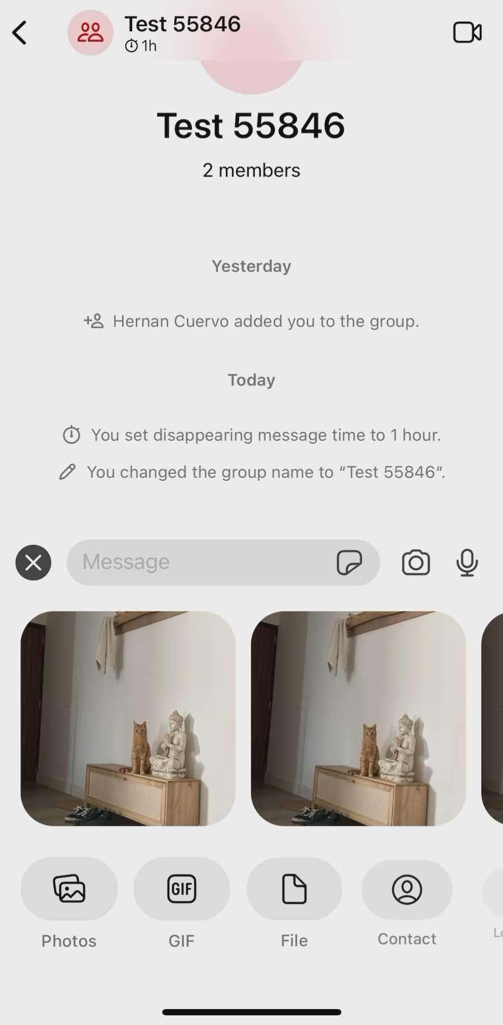  Describe the element at coordinates (491, 724) in the screenshot. I see `image` at that location.